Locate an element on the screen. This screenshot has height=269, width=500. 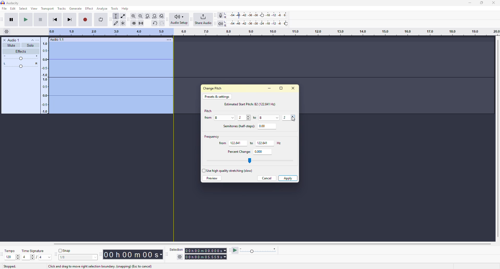
drop down is located at coordinates (277, 117).